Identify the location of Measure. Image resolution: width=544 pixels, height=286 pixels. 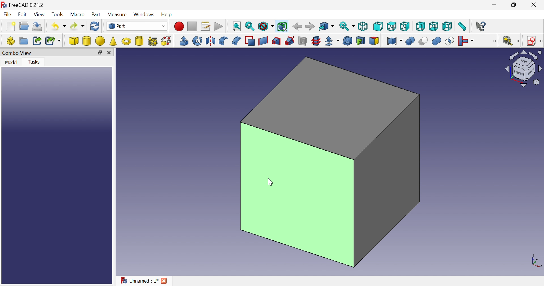
(118, 14).